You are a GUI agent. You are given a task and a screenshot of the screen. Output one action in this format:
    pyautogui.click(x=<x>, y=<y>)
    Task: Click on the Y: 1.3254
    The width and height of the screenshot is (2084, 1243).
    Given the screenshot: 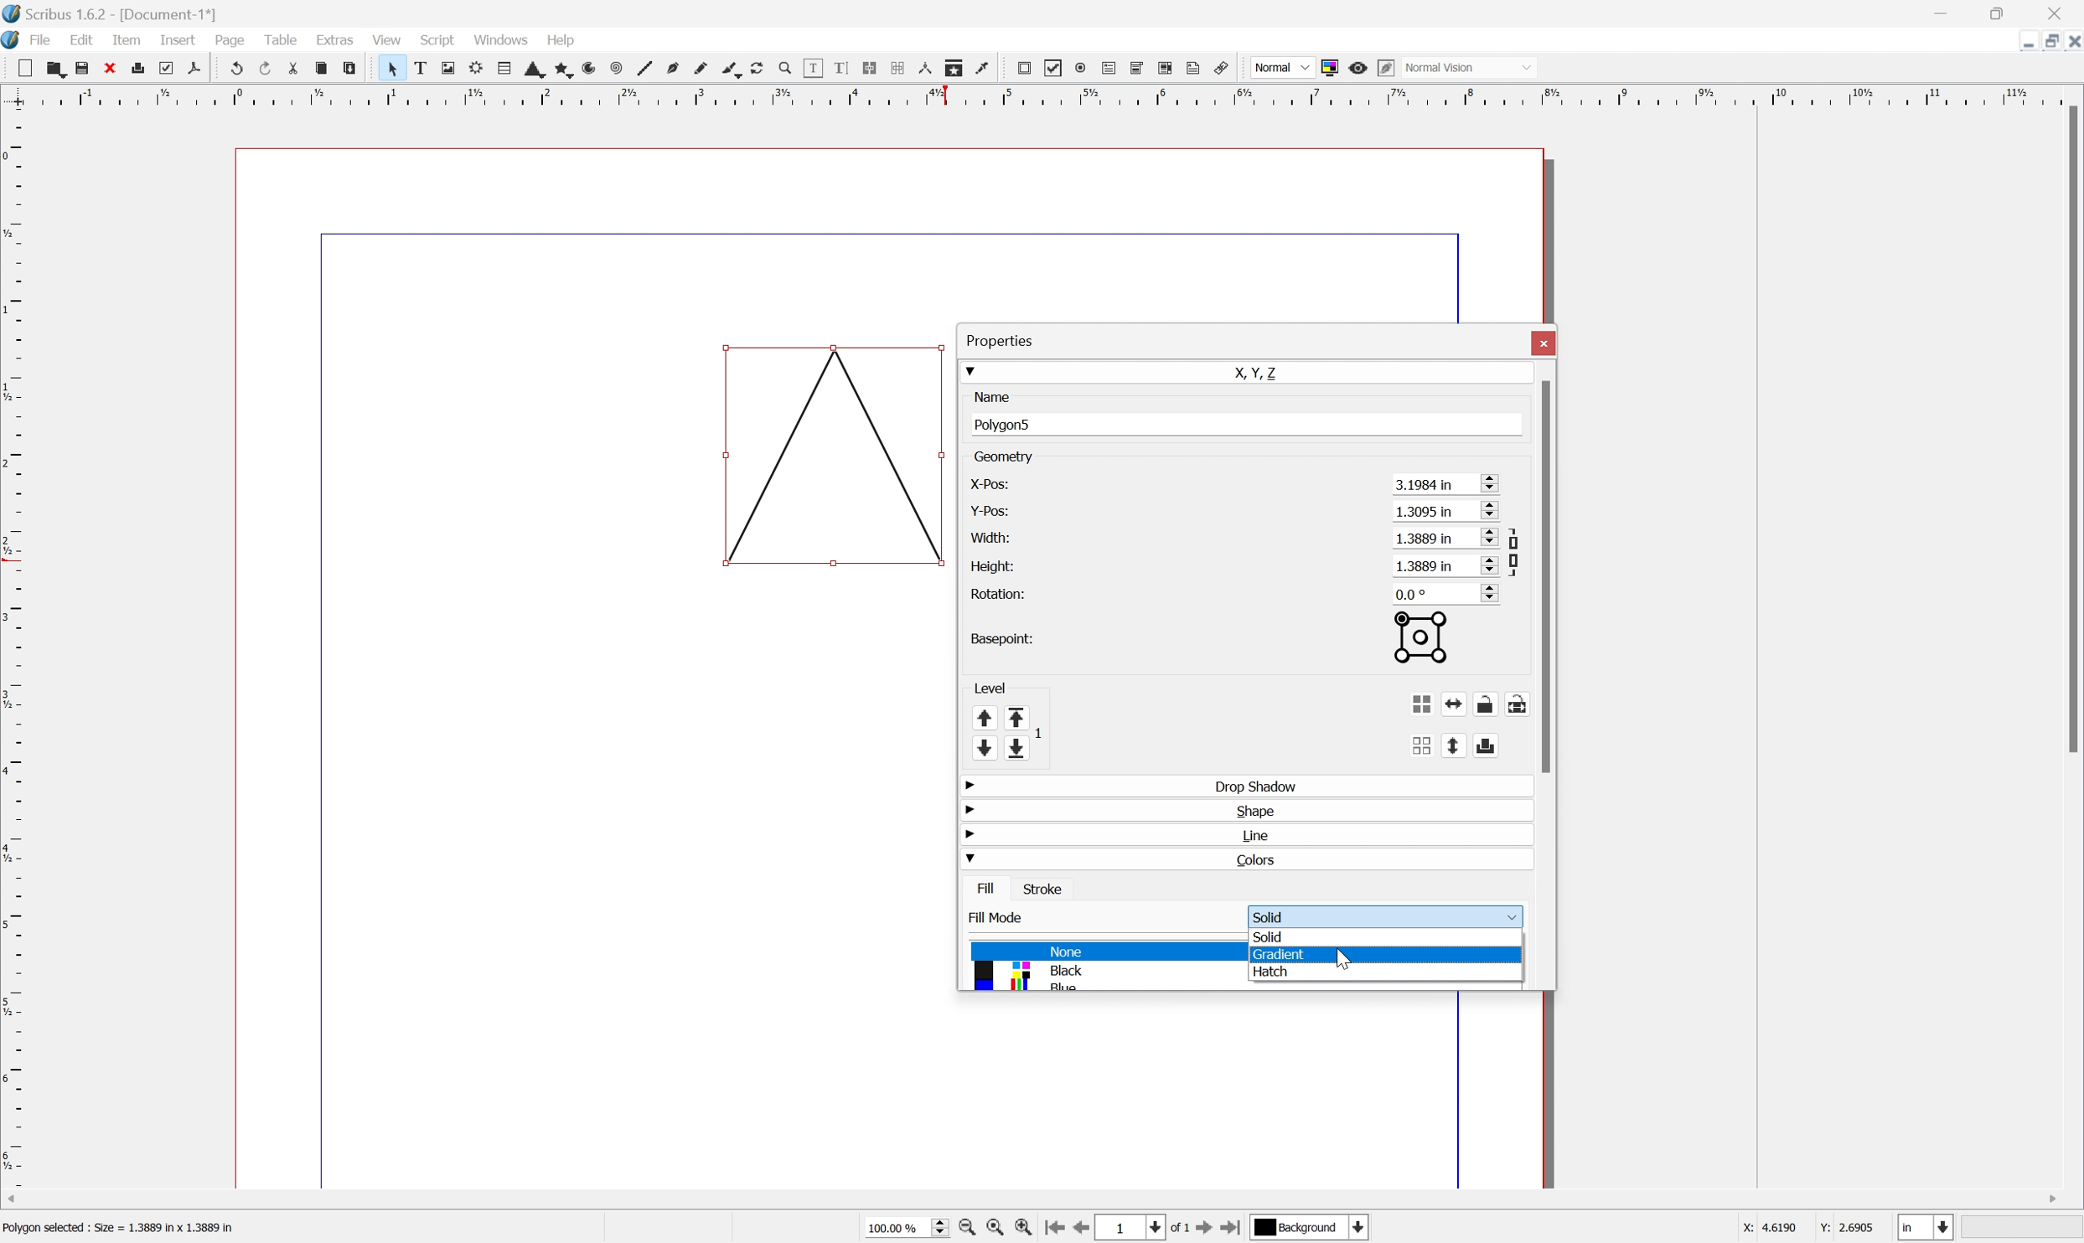 What is the action you would take?
    pyautogui.click(x=1846, y=1229)
    